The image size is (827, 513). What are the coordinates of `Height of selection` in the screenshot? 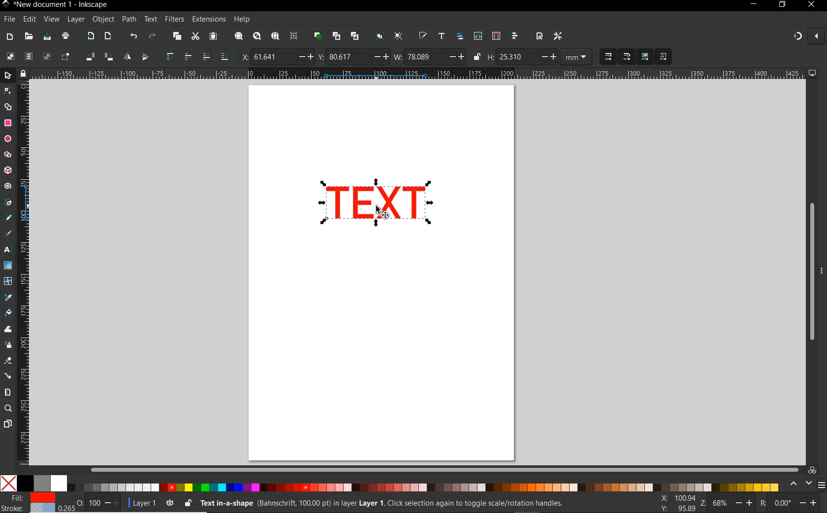 It's located at (522, 57).